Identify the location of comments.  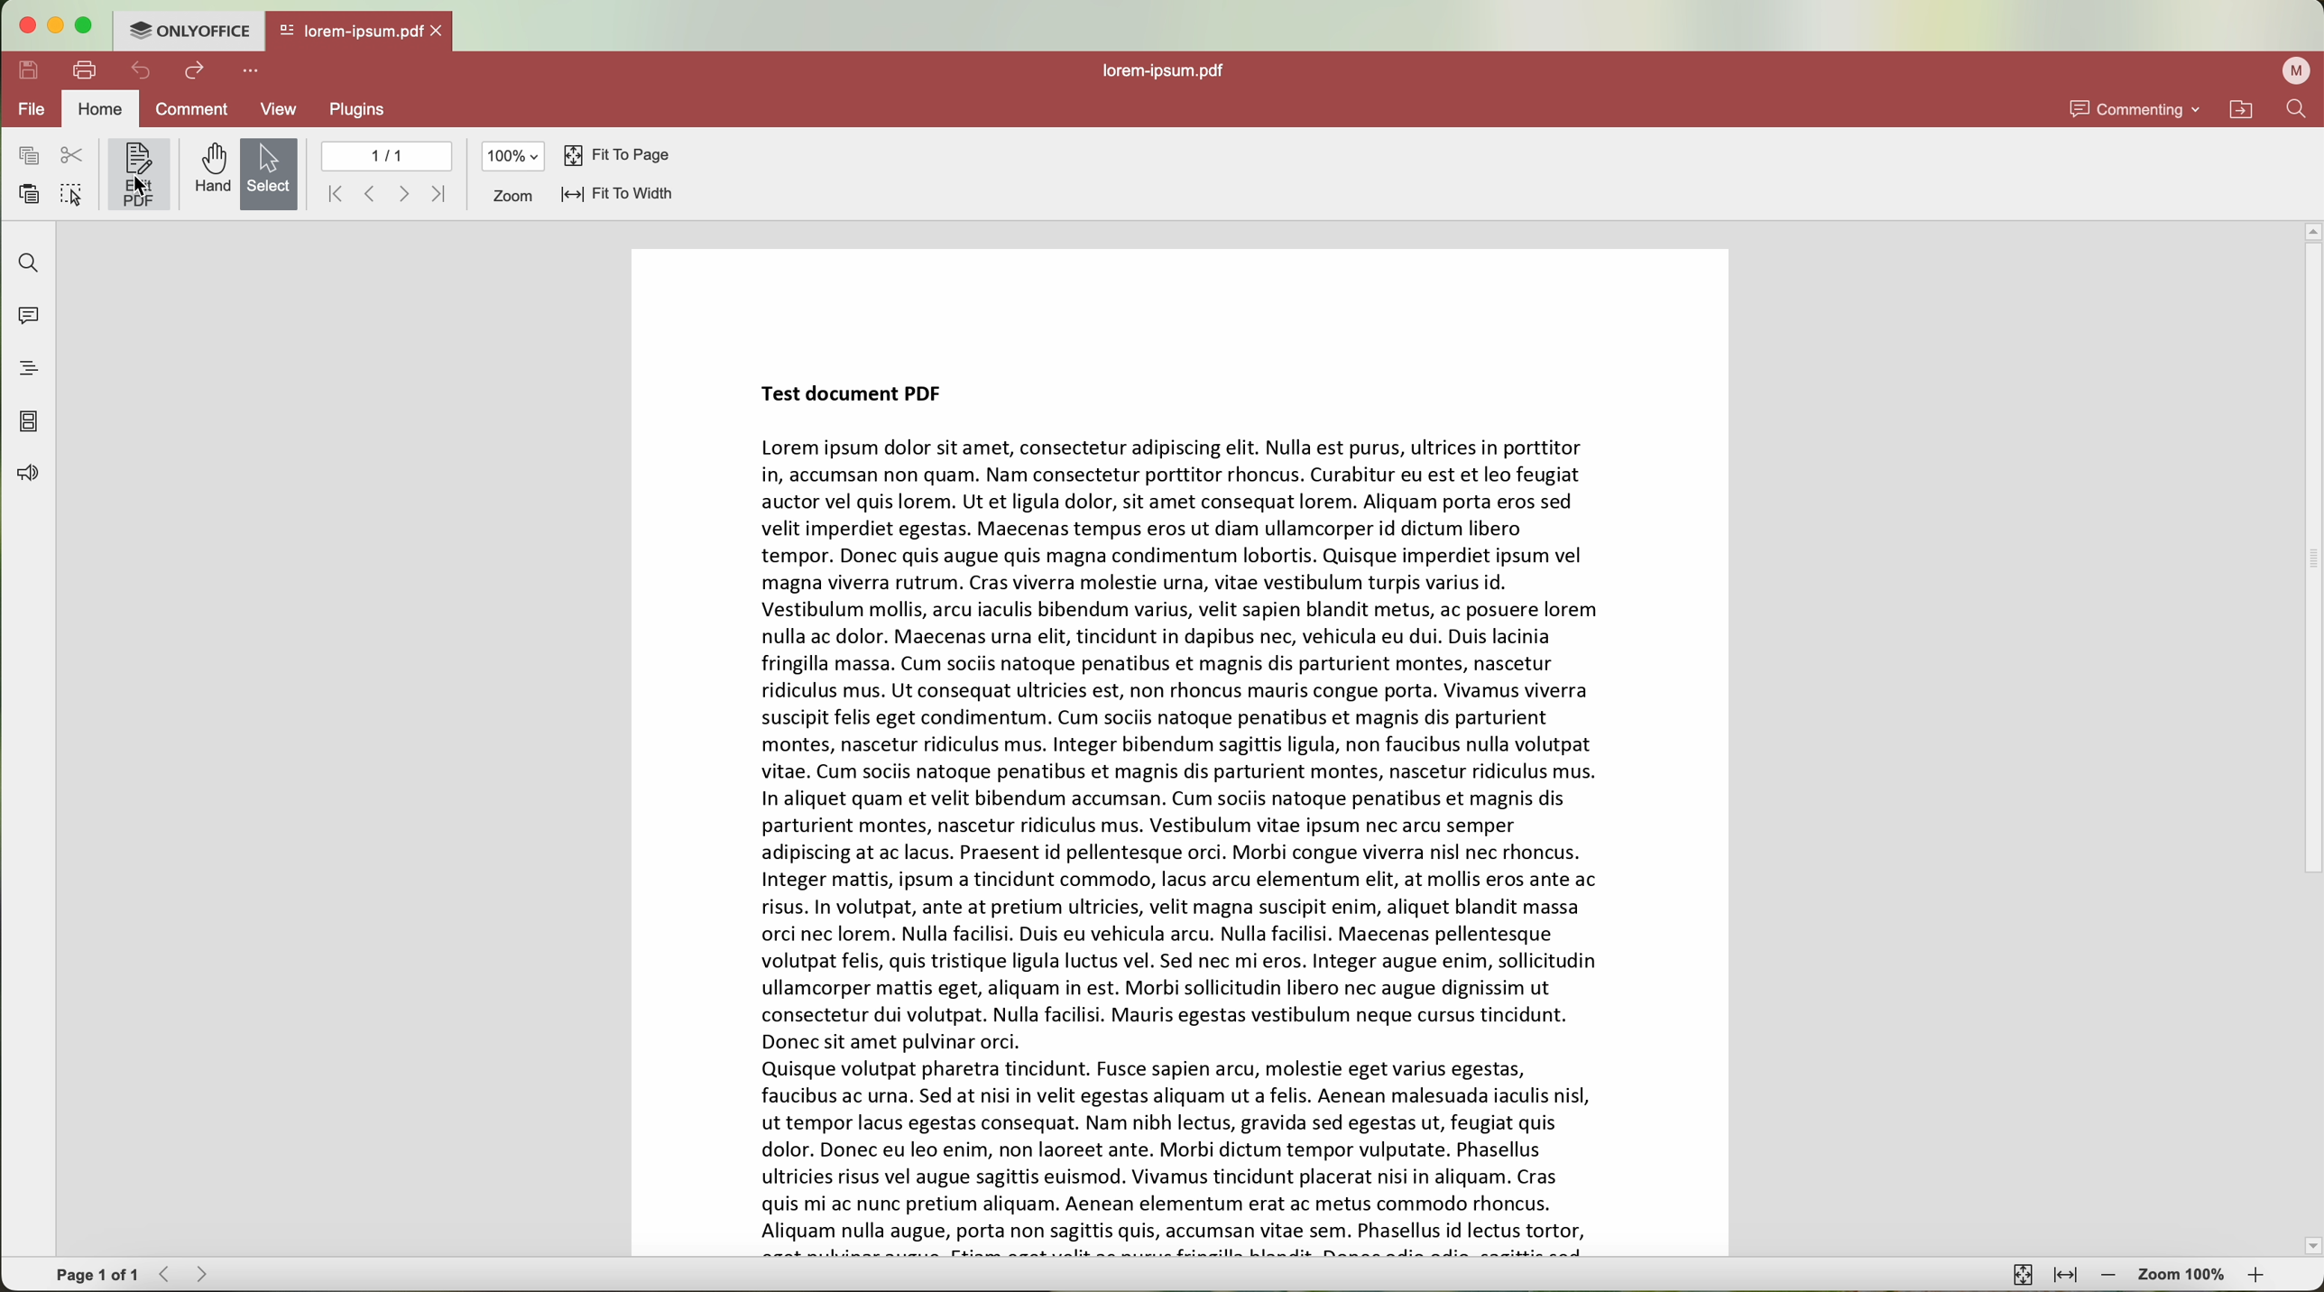
(26, 318).